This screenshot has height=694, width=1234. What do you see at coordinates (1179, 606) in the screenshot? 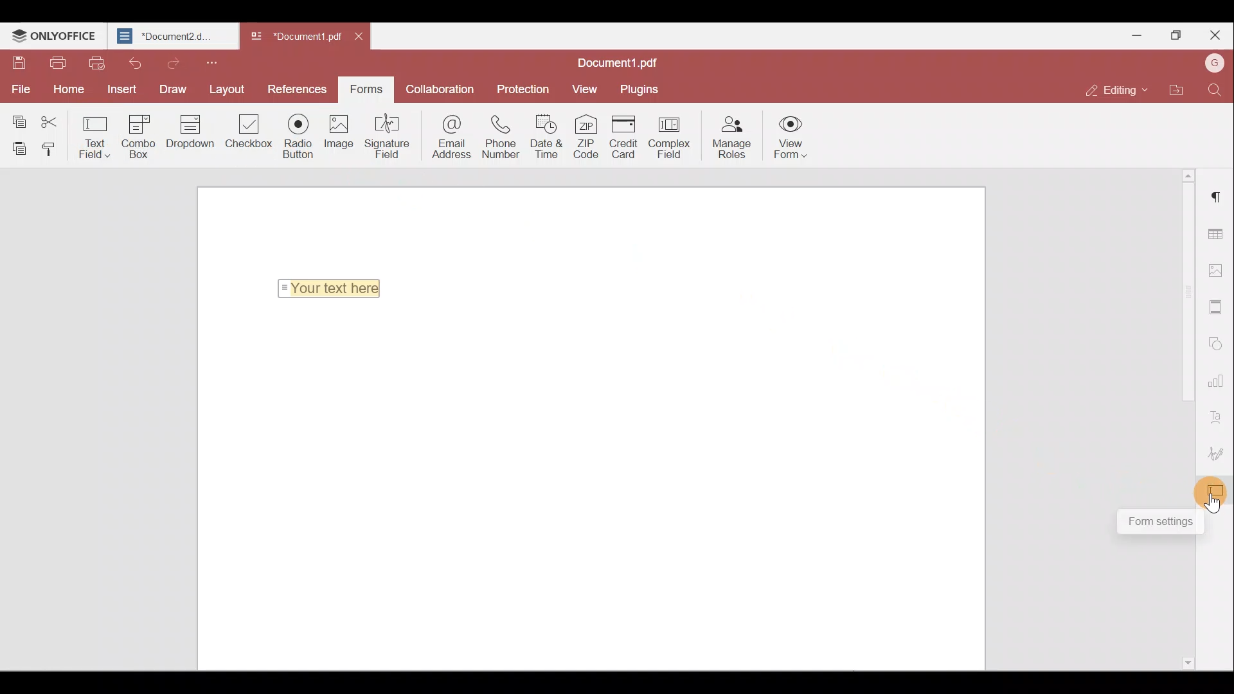
I see `Scroll bar` at bounding box center [1179, 606].